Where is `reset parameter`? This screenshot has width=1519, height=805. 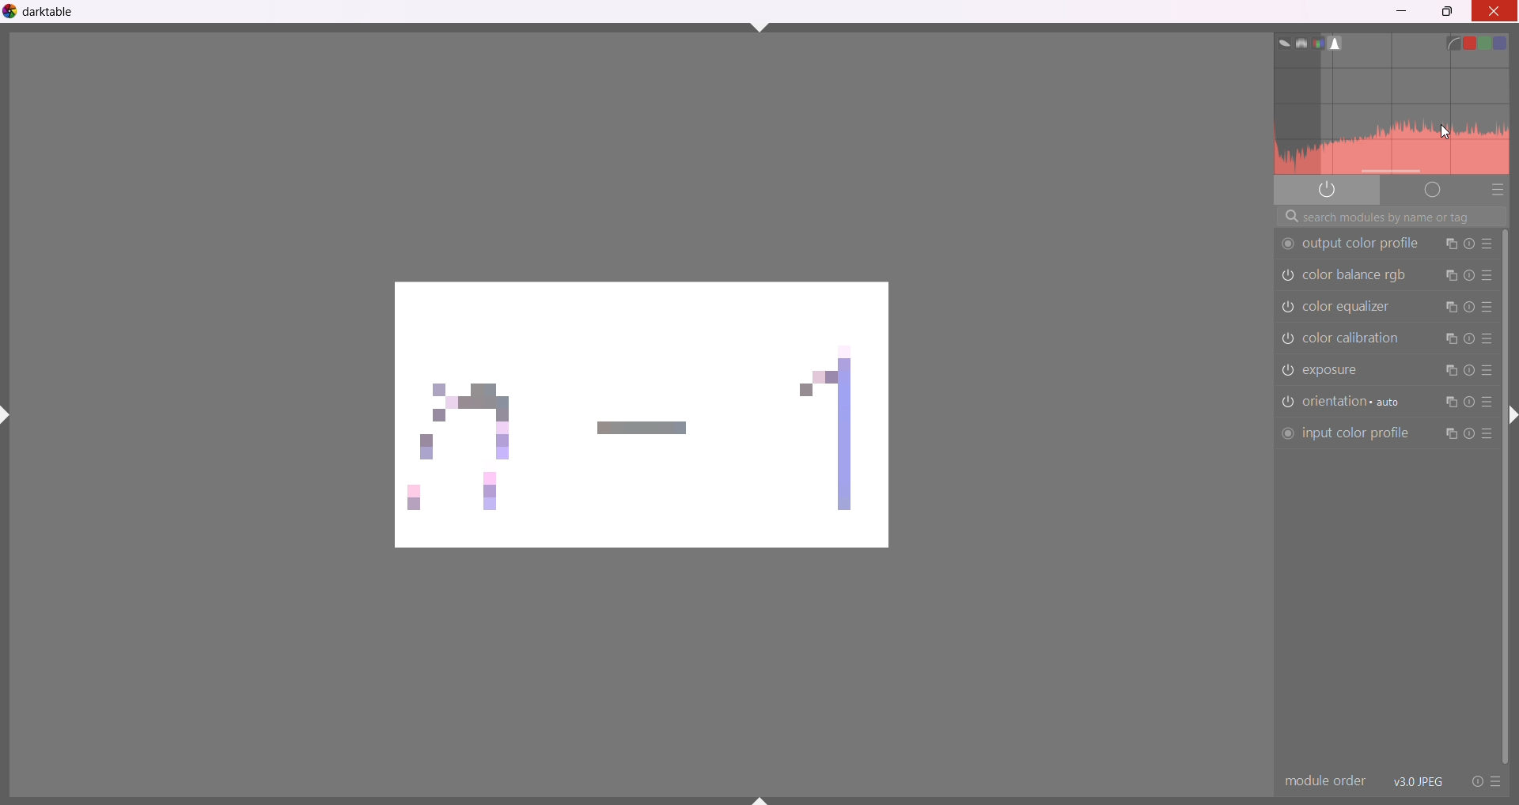 reset parameter is located at coordinates (1468, 434).